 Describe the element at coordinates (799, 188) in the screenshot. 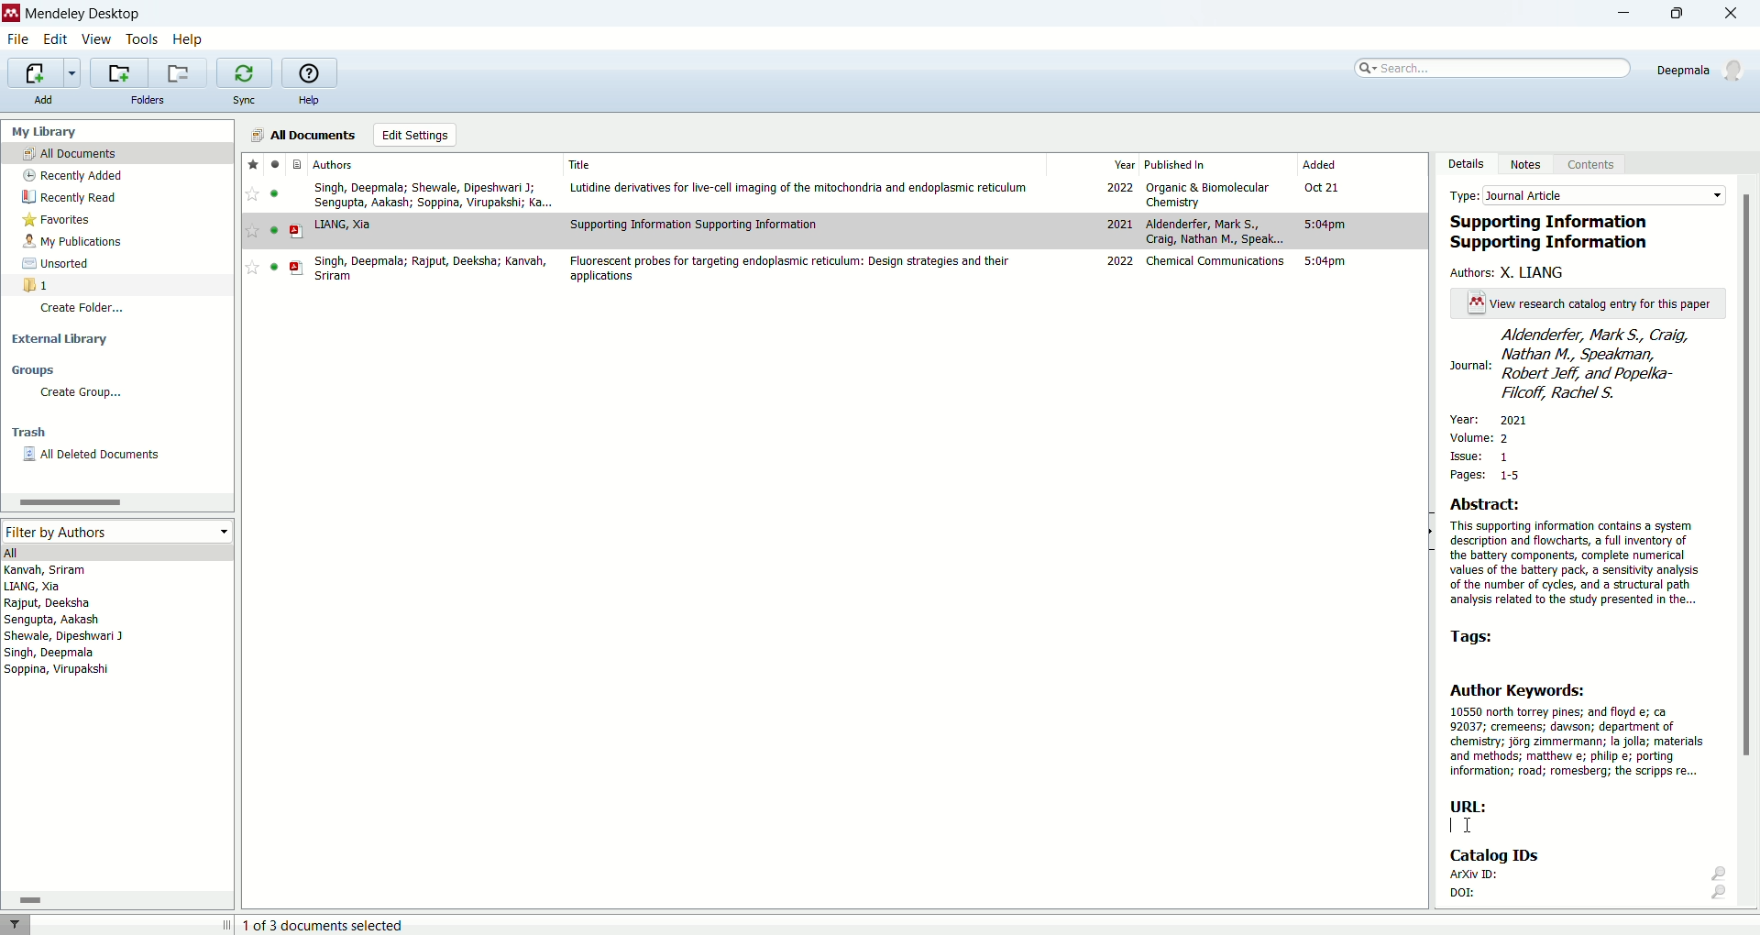

I see `Lutidine derivatives for live-cell imaging of the mitochondria and endoplasmic reticulum` at that location.